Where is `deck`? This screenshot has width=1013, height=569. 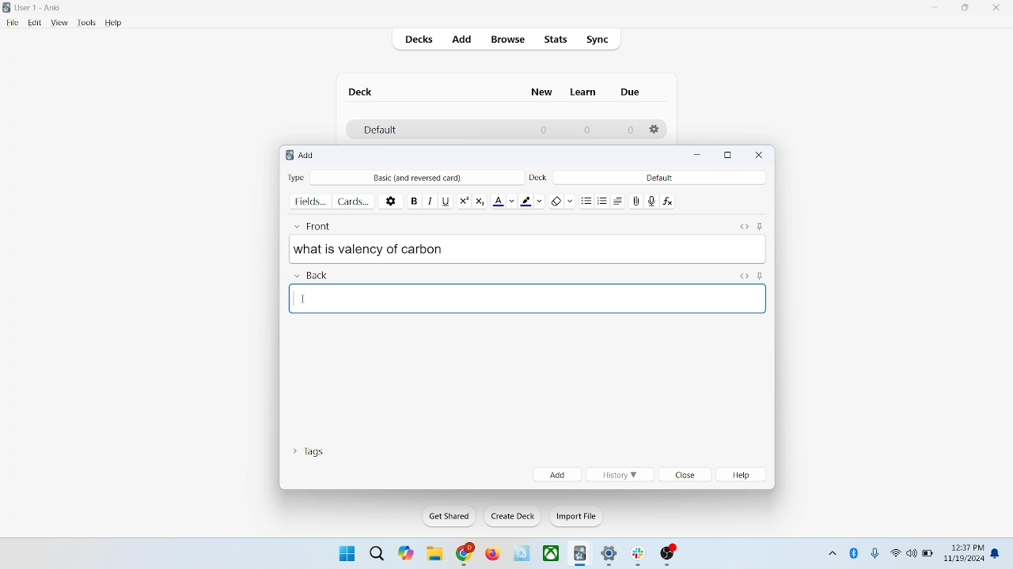
deck is located at coordinates (362, 92).